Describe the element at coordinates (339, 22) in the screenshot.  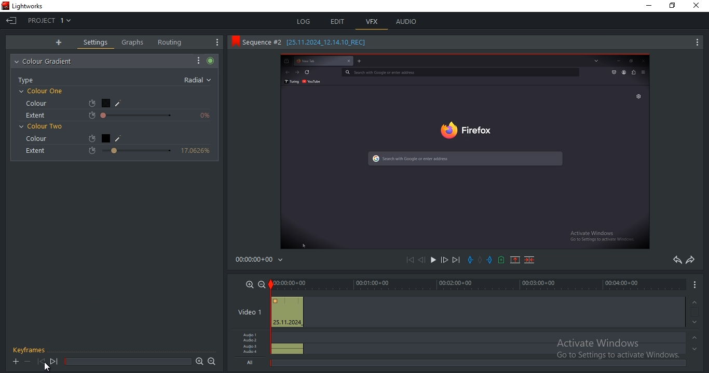
I see `edit` at that location.